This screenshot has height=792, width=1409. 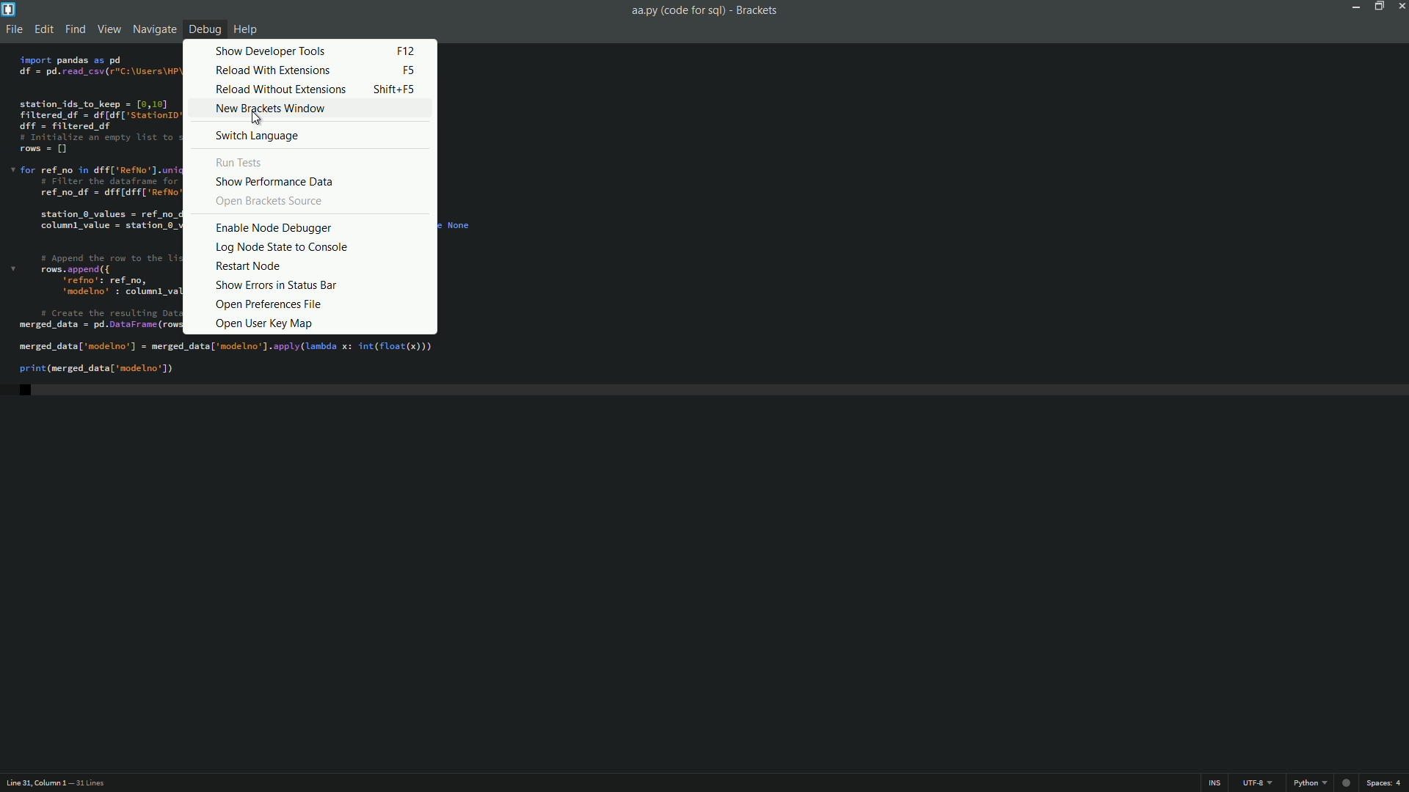 I want to click on circle, so click(x=1347, y=782).